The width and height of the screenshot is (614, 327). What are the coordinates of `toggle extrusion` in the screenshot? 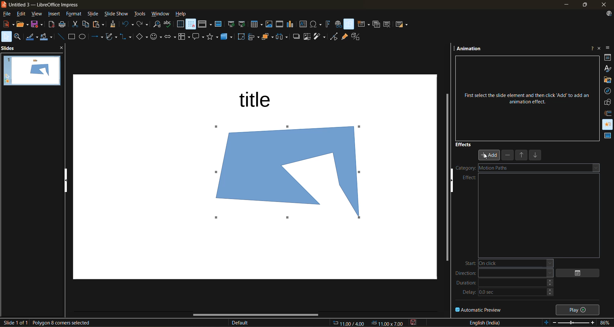 It's located at (356, 37).